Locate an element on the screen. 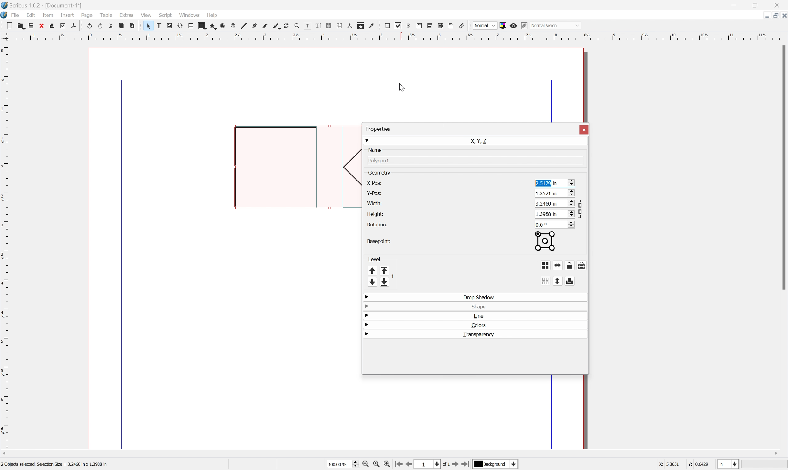  name is located at coordinates (377, 150).